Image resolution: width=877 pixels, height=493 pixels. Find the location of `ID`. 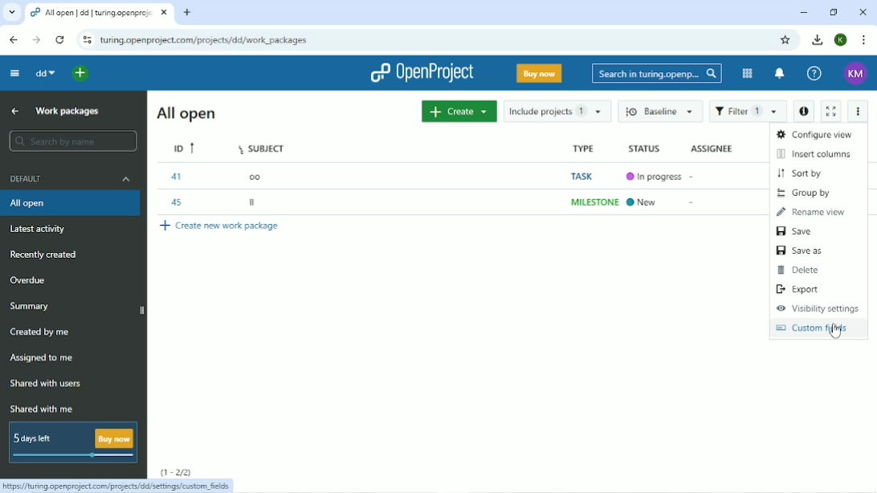

ID is located at coordinates (186, 176).